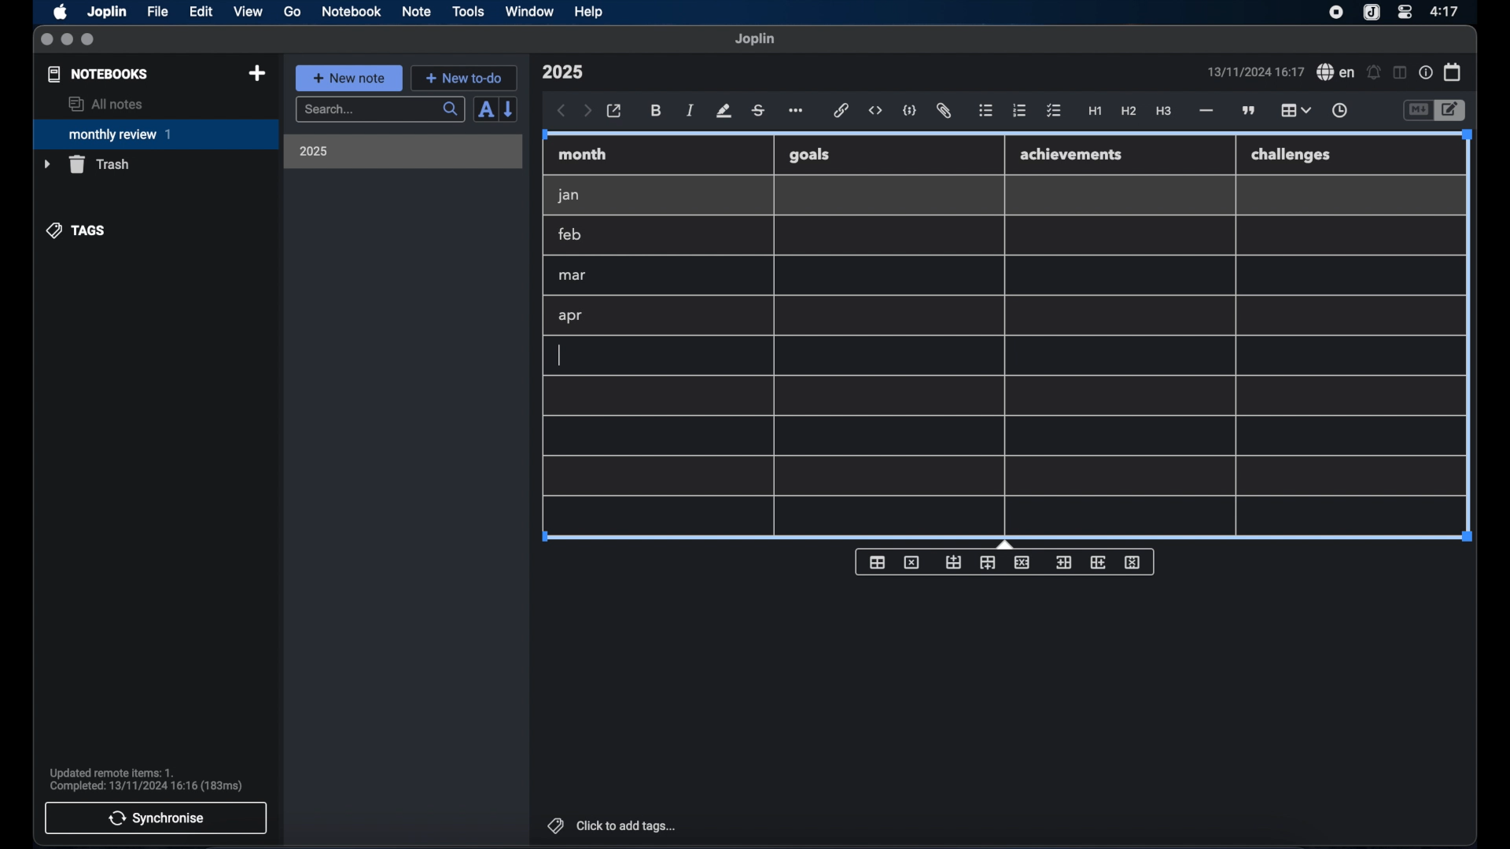 The height and width of the screenshot is (849, 1510). Describe the element at coordinates (380, 111) in the screenshot. I see `search bar` at that location.